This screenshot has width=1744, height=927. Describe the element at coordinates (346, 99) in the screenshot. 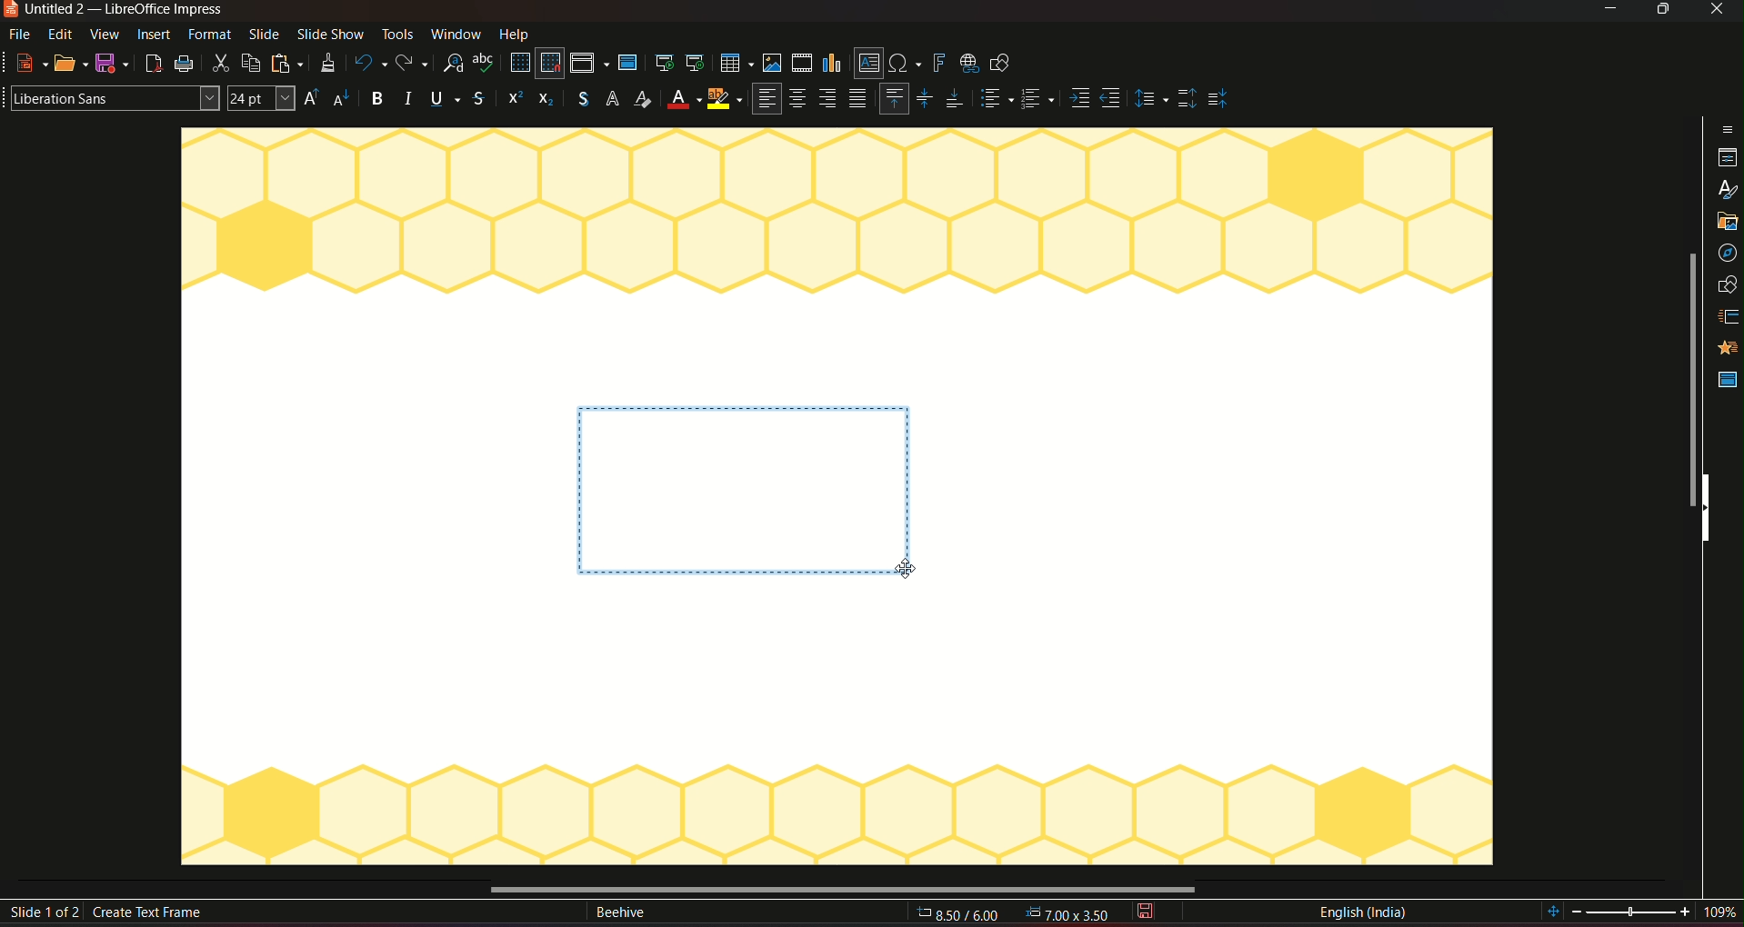

I see `size decrease` at that location.